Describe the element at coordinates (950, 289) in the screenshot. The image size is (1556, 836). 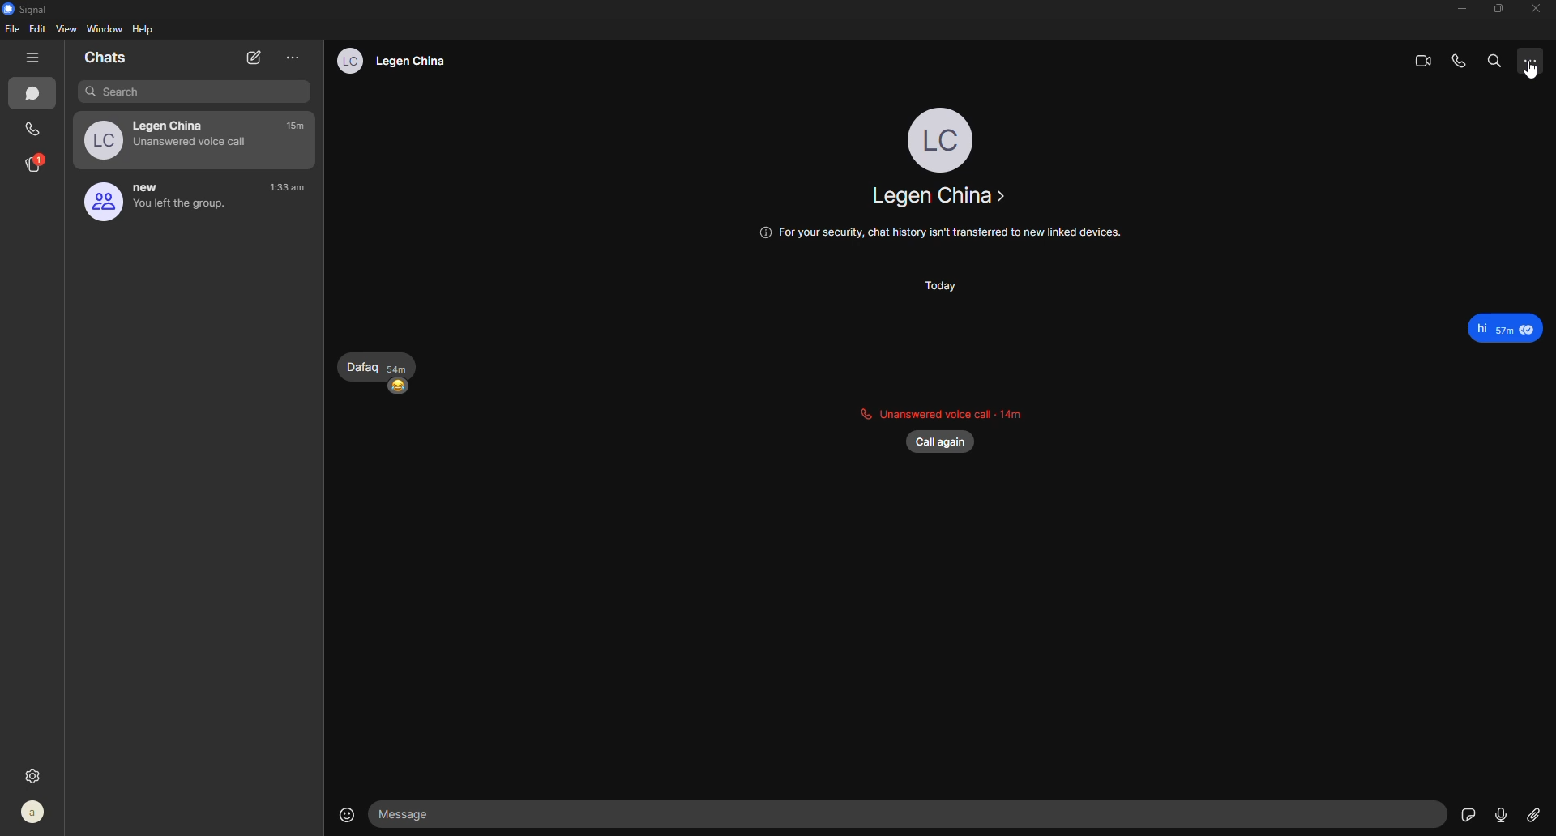
I see `today` at that location.